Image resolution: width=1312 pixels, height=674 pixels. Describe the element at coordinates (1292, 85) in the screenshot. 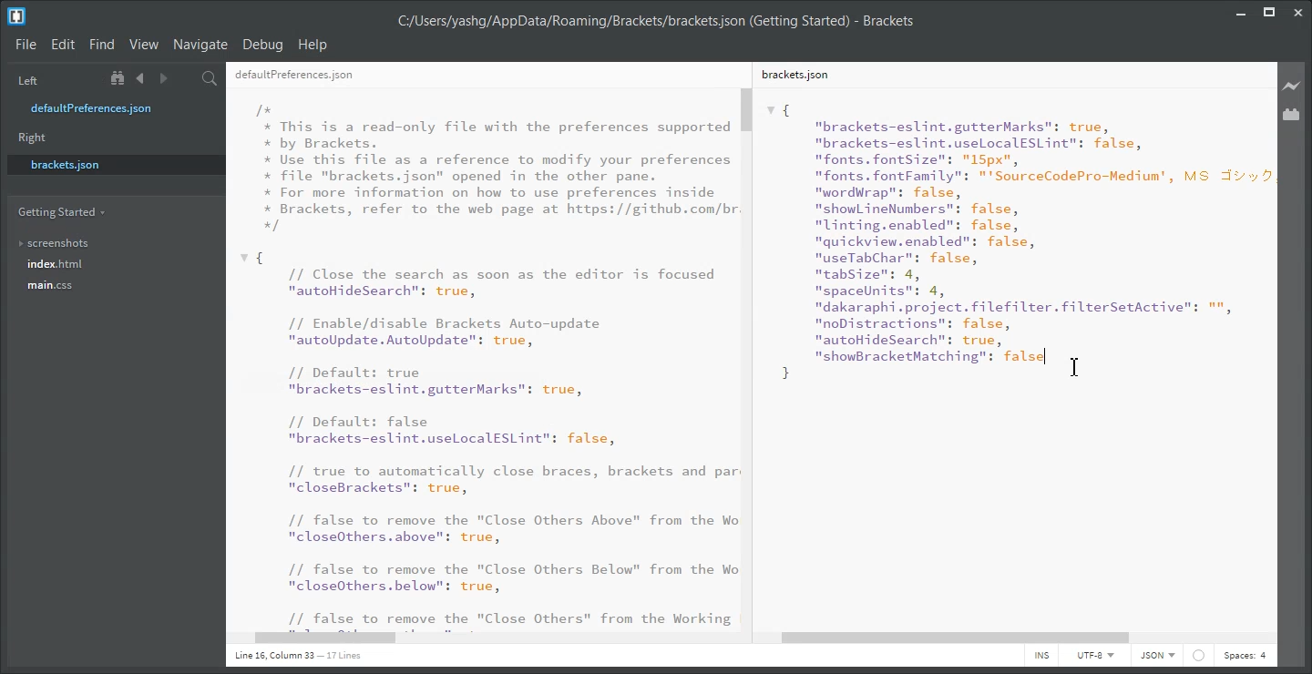

I see `Live Preview` at that location.